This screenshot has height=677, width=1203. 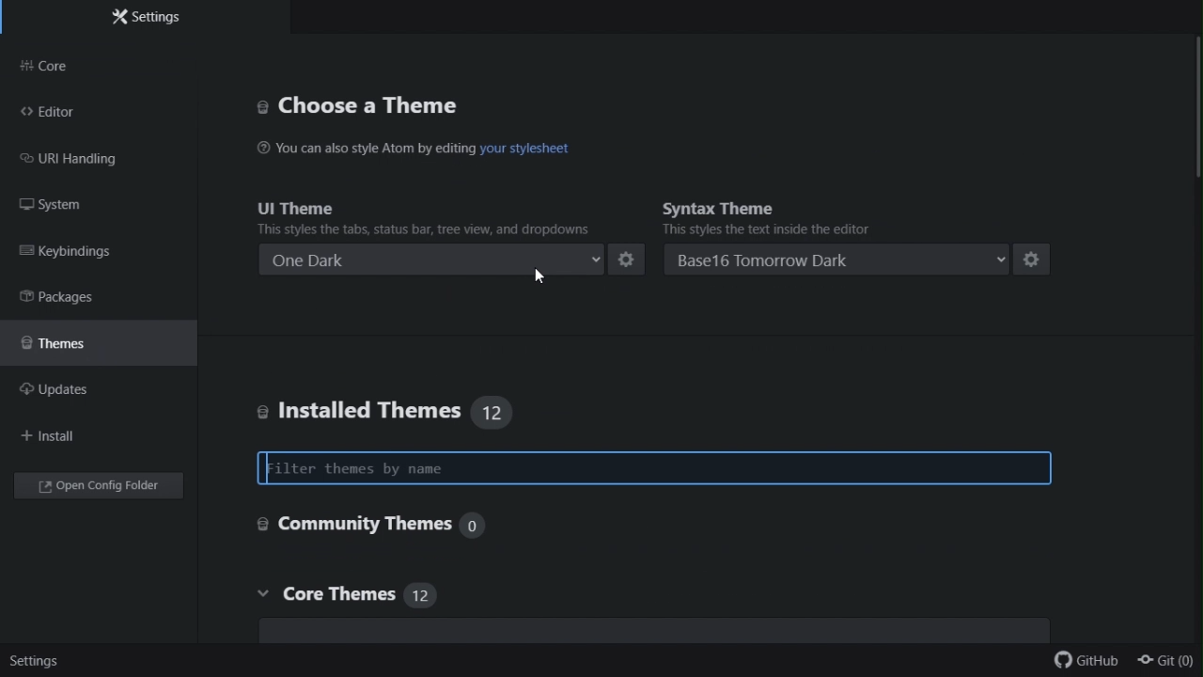 What do you see at coordinates (102, 488) in the screenshot?
I see `Open config folder` at bounding box center [102, 488].